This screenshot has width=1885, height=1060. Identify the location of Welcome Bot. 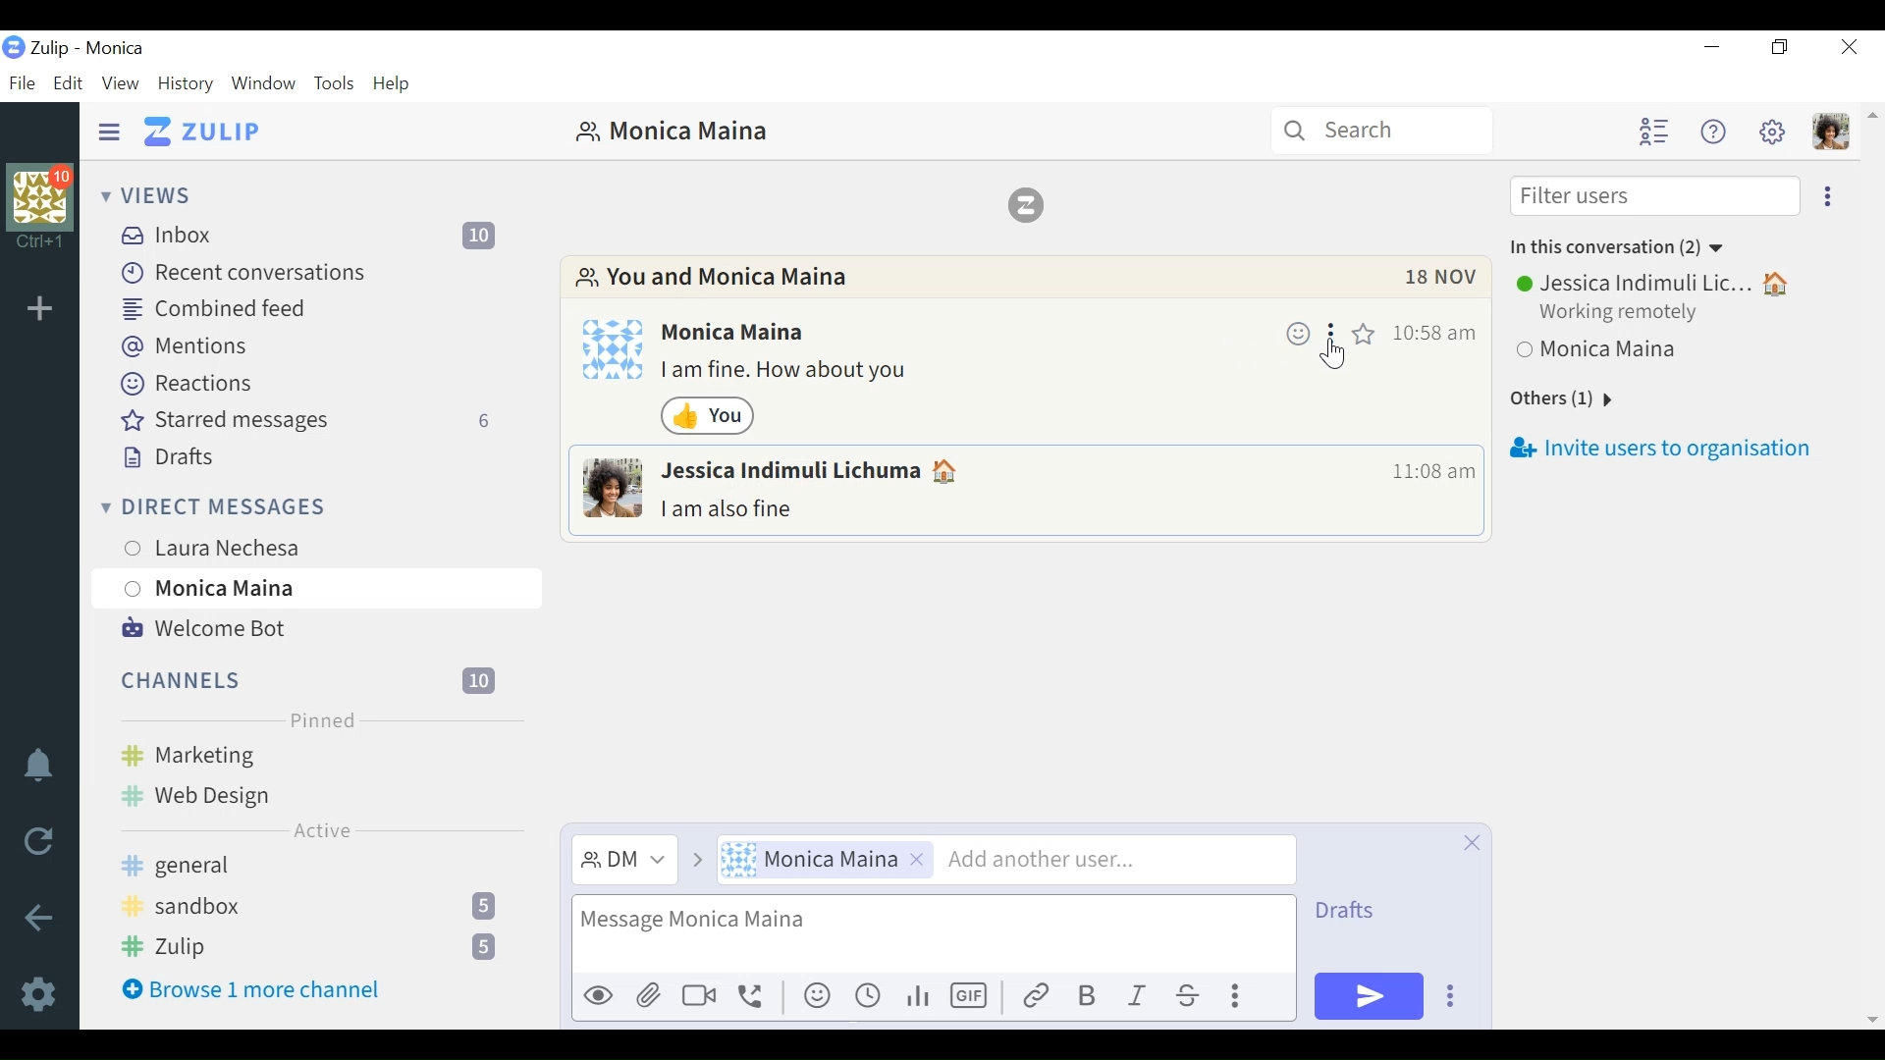
(202, 629).